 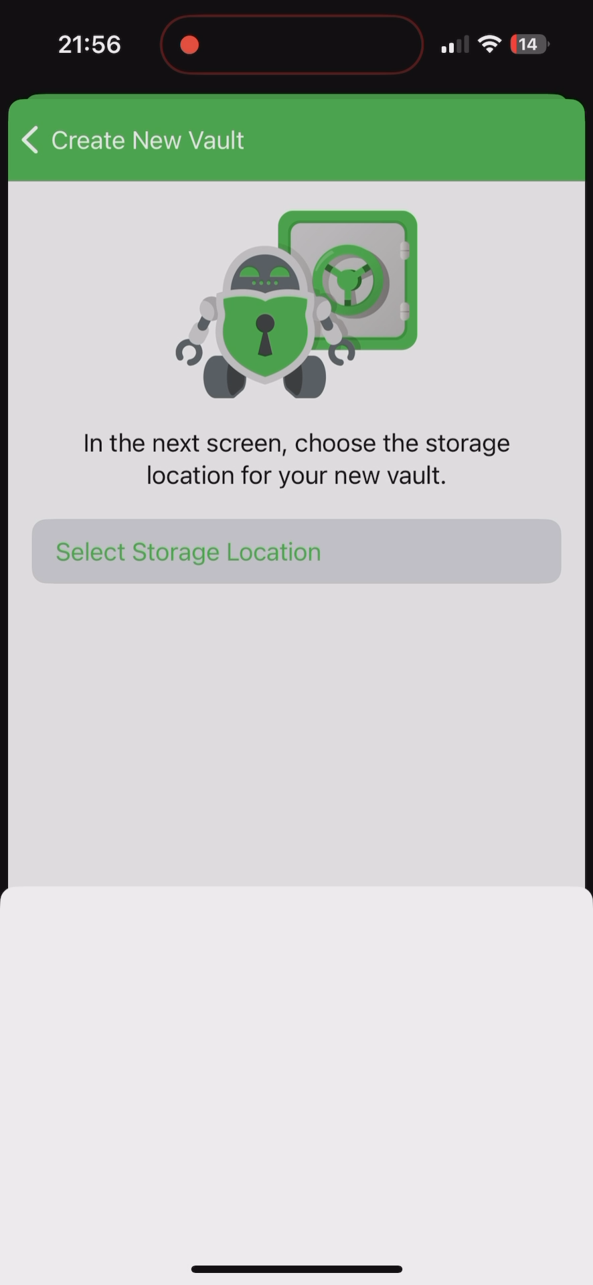 What do you see at coordinates (298, 299) in the screenshot?
I see `logo` at bounding box center [298, 299].